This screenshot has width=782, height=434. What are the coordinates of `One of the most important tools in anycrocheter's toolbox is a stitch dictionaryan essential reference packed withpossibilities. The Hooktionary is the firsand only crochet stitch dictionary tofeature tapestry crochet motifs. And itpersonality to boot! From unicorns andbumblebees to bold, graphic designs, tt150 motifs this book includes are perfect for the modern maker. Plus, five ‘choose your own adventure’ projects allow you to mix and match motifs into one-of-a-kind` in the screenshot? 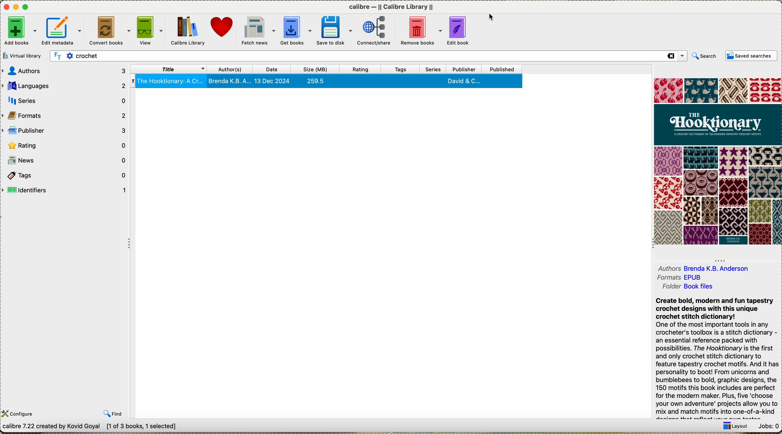 It's located at (717, 369).